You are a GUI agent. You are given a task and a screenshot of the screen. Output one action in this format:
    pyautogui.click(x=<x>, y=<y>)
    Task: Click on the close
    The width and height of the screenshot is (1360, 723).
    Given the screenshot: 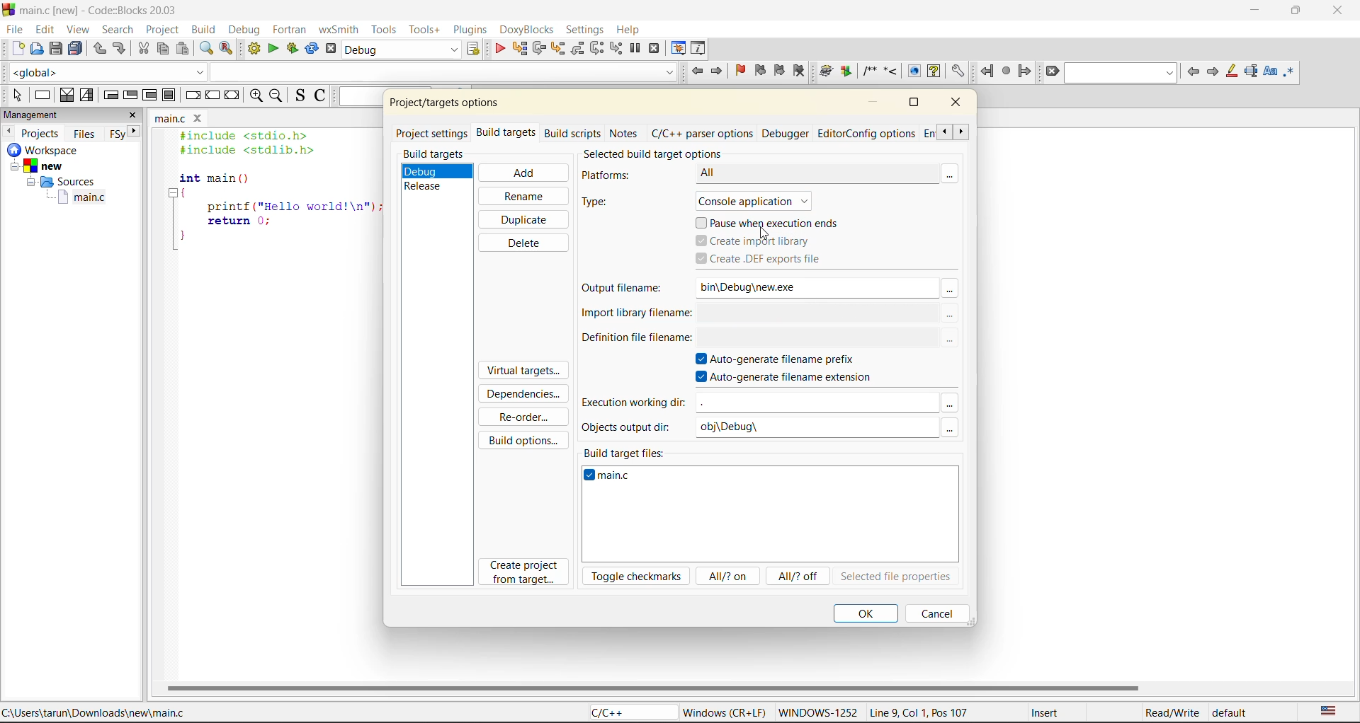 What is the action you would take?
    pyautogui.click(x=1339, y=13)
    